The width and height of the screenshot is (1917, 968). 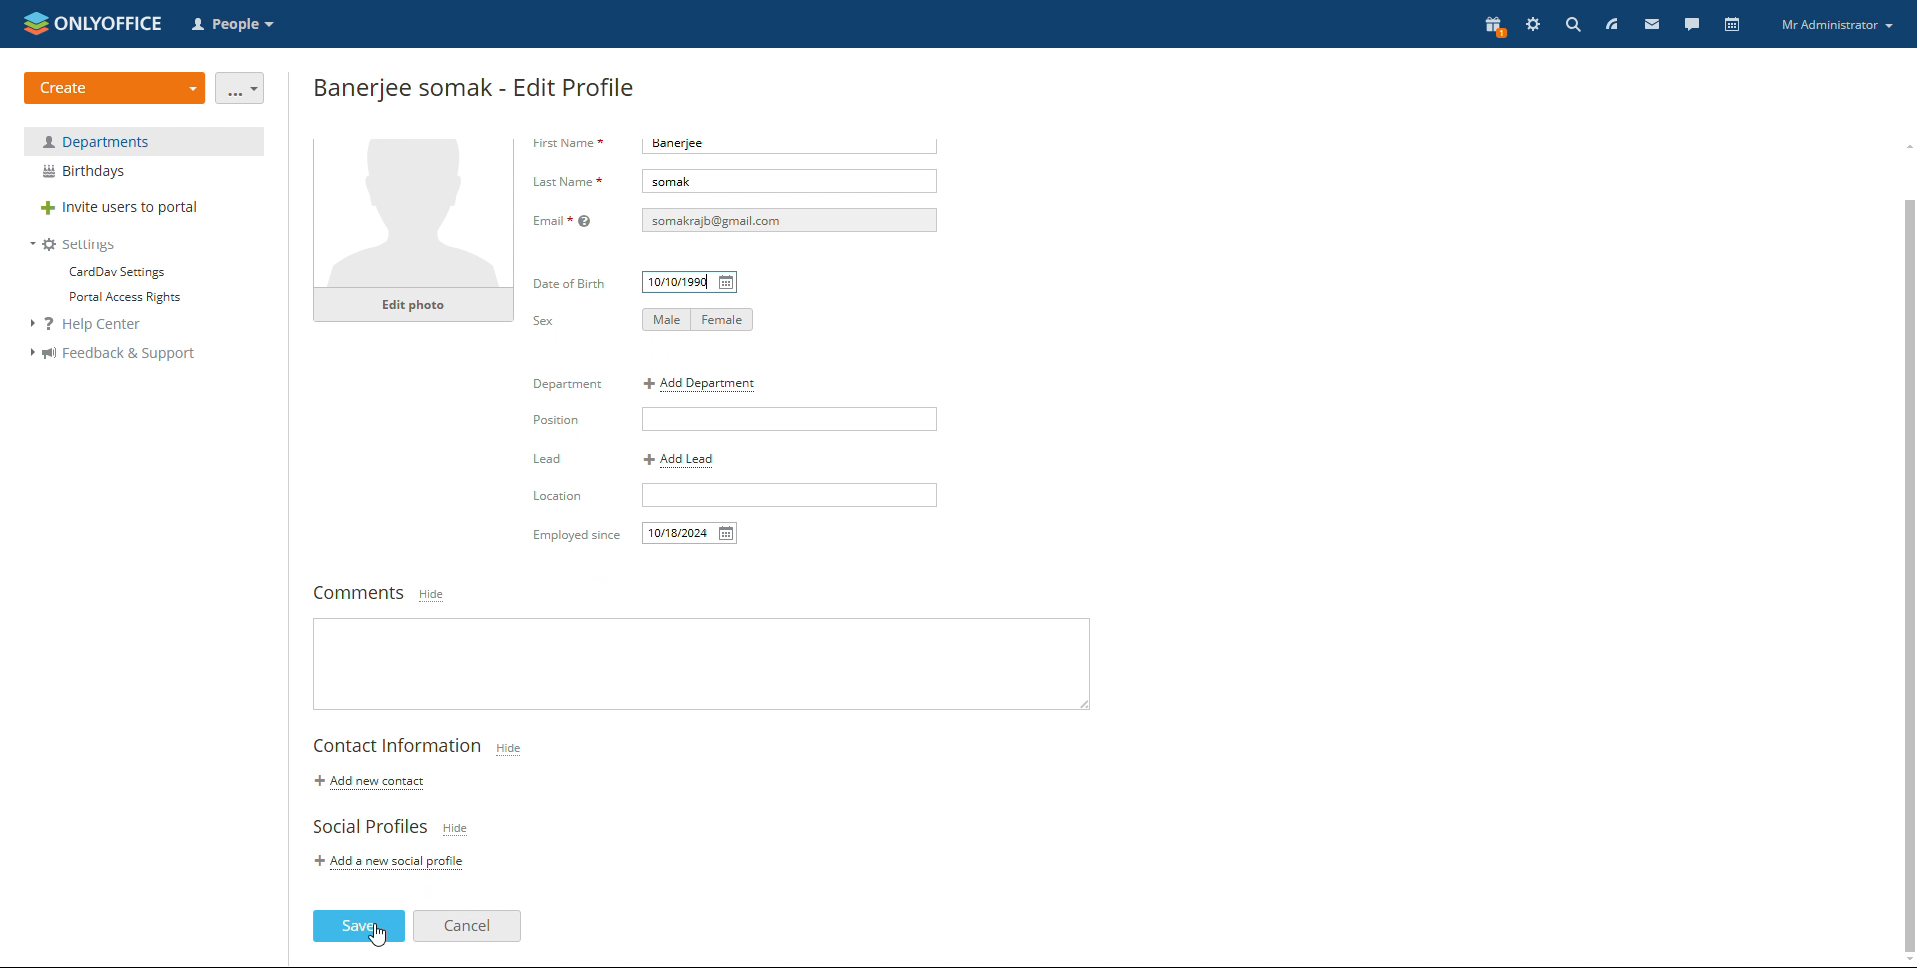 What do you see at coordinates (703, 661) in the screenshot?
I see `write comments` at bounding box center [703, 661].